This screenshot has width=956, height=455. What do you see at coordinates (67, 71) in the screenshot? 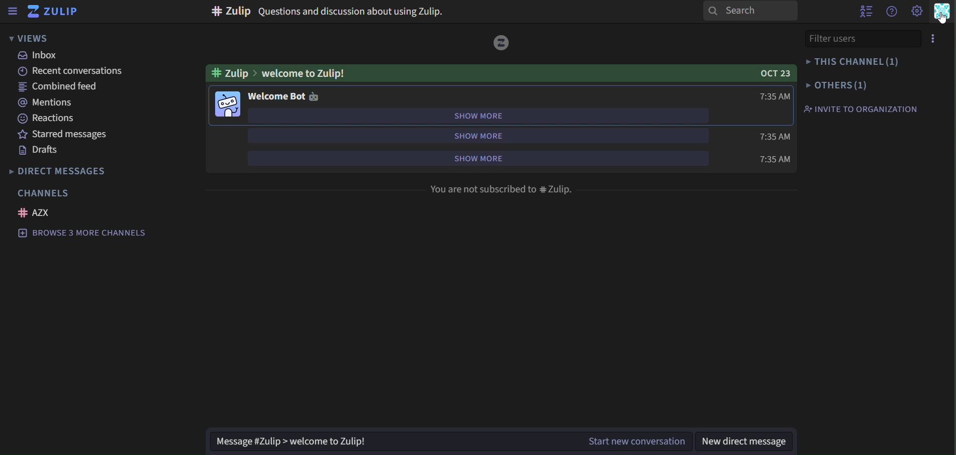
I see `recent conversations` at bounding box center [67, 71].